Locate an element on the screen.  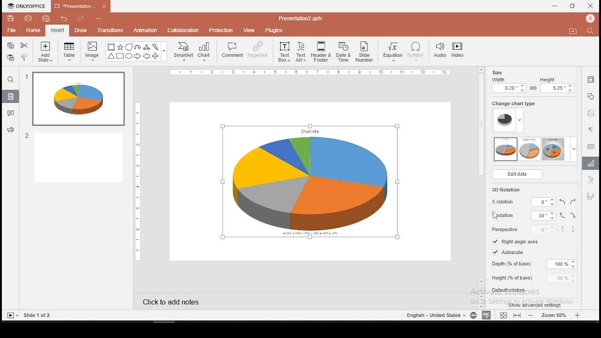
Shapes is located at coordinates (135, 53).